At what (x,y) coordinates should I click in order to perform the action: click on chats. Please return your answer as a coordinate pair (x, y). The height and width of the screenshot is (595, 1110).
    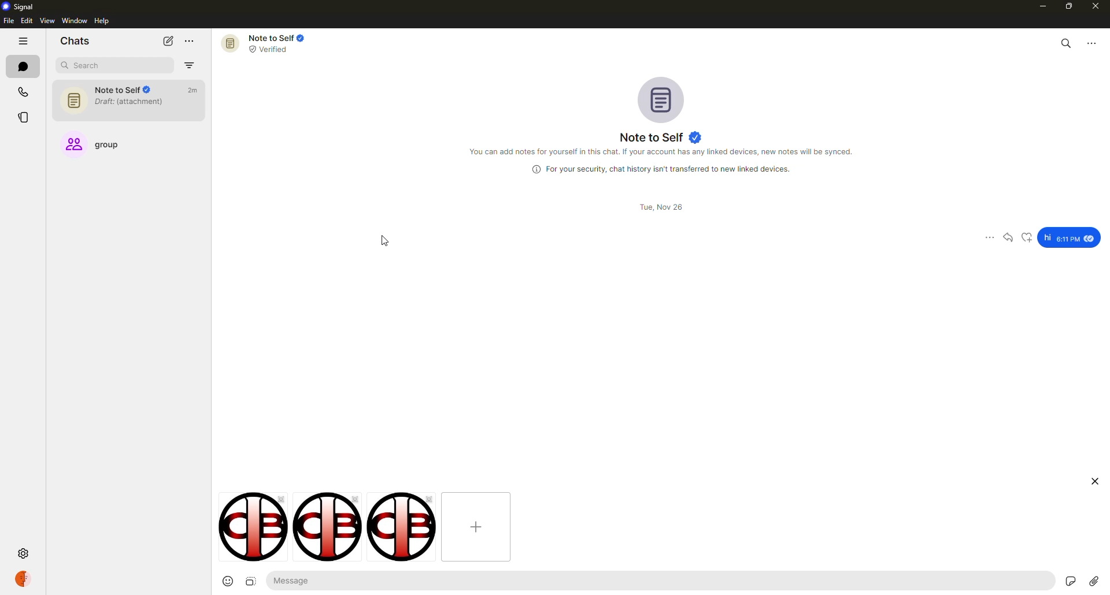
    Looking at the image, I should click on (22, 68).